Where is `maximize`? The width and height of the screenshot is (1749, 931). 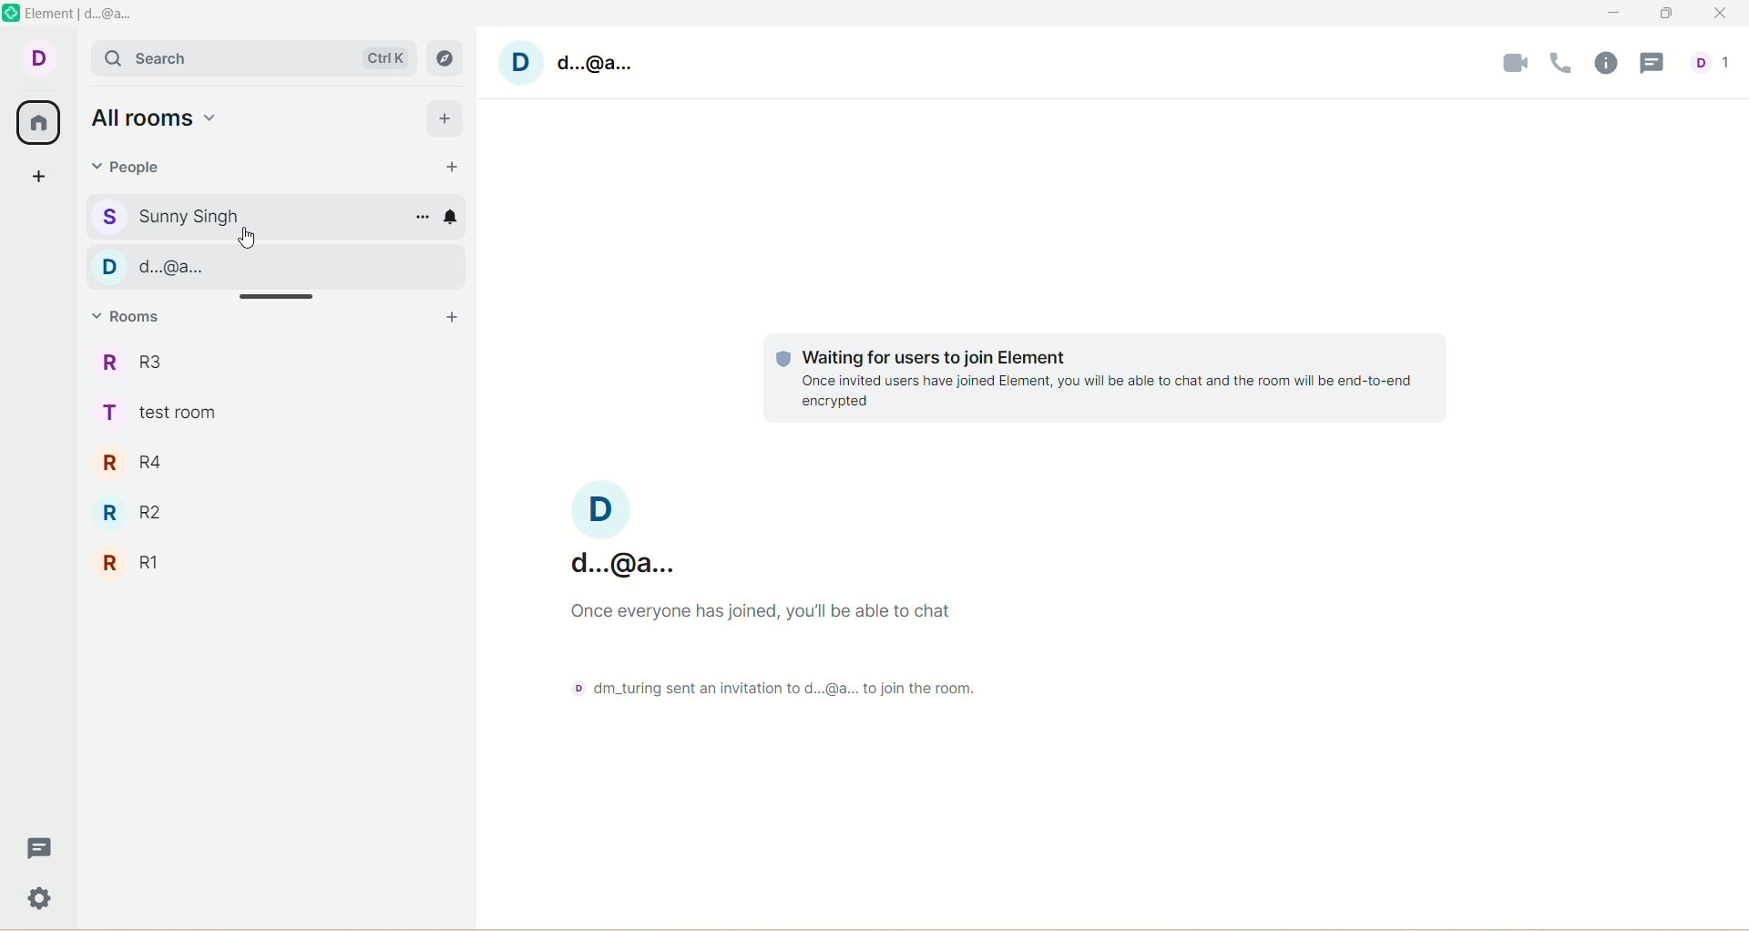 maximize is located at coordinates (1666, 14).